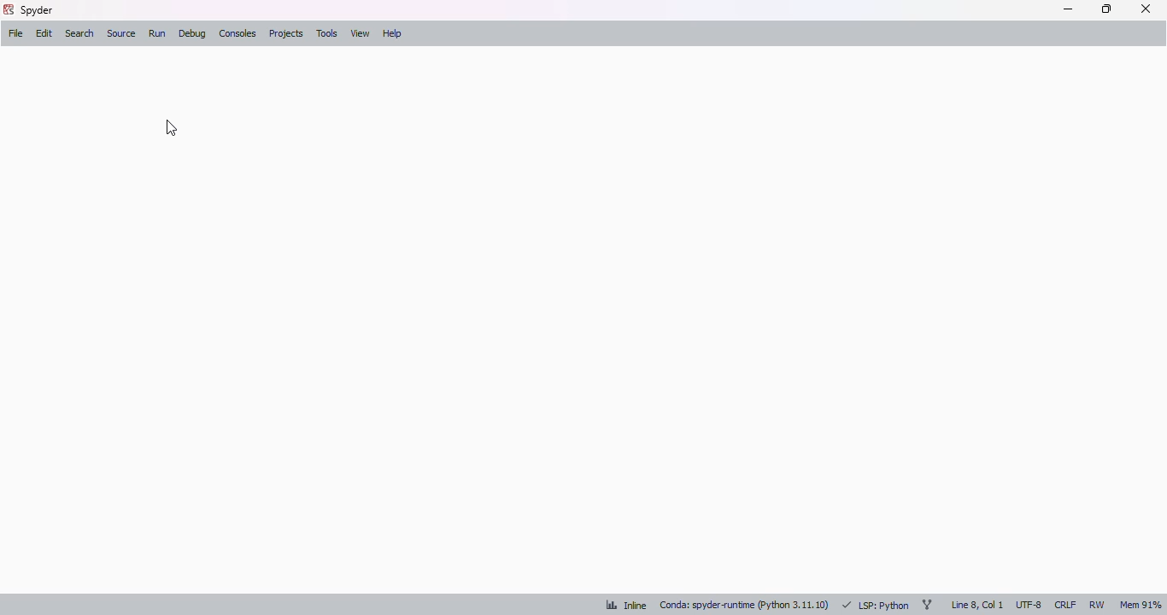  Describe the element at coordinates (8, 9) in the screenshot. I see `logo` at that location.